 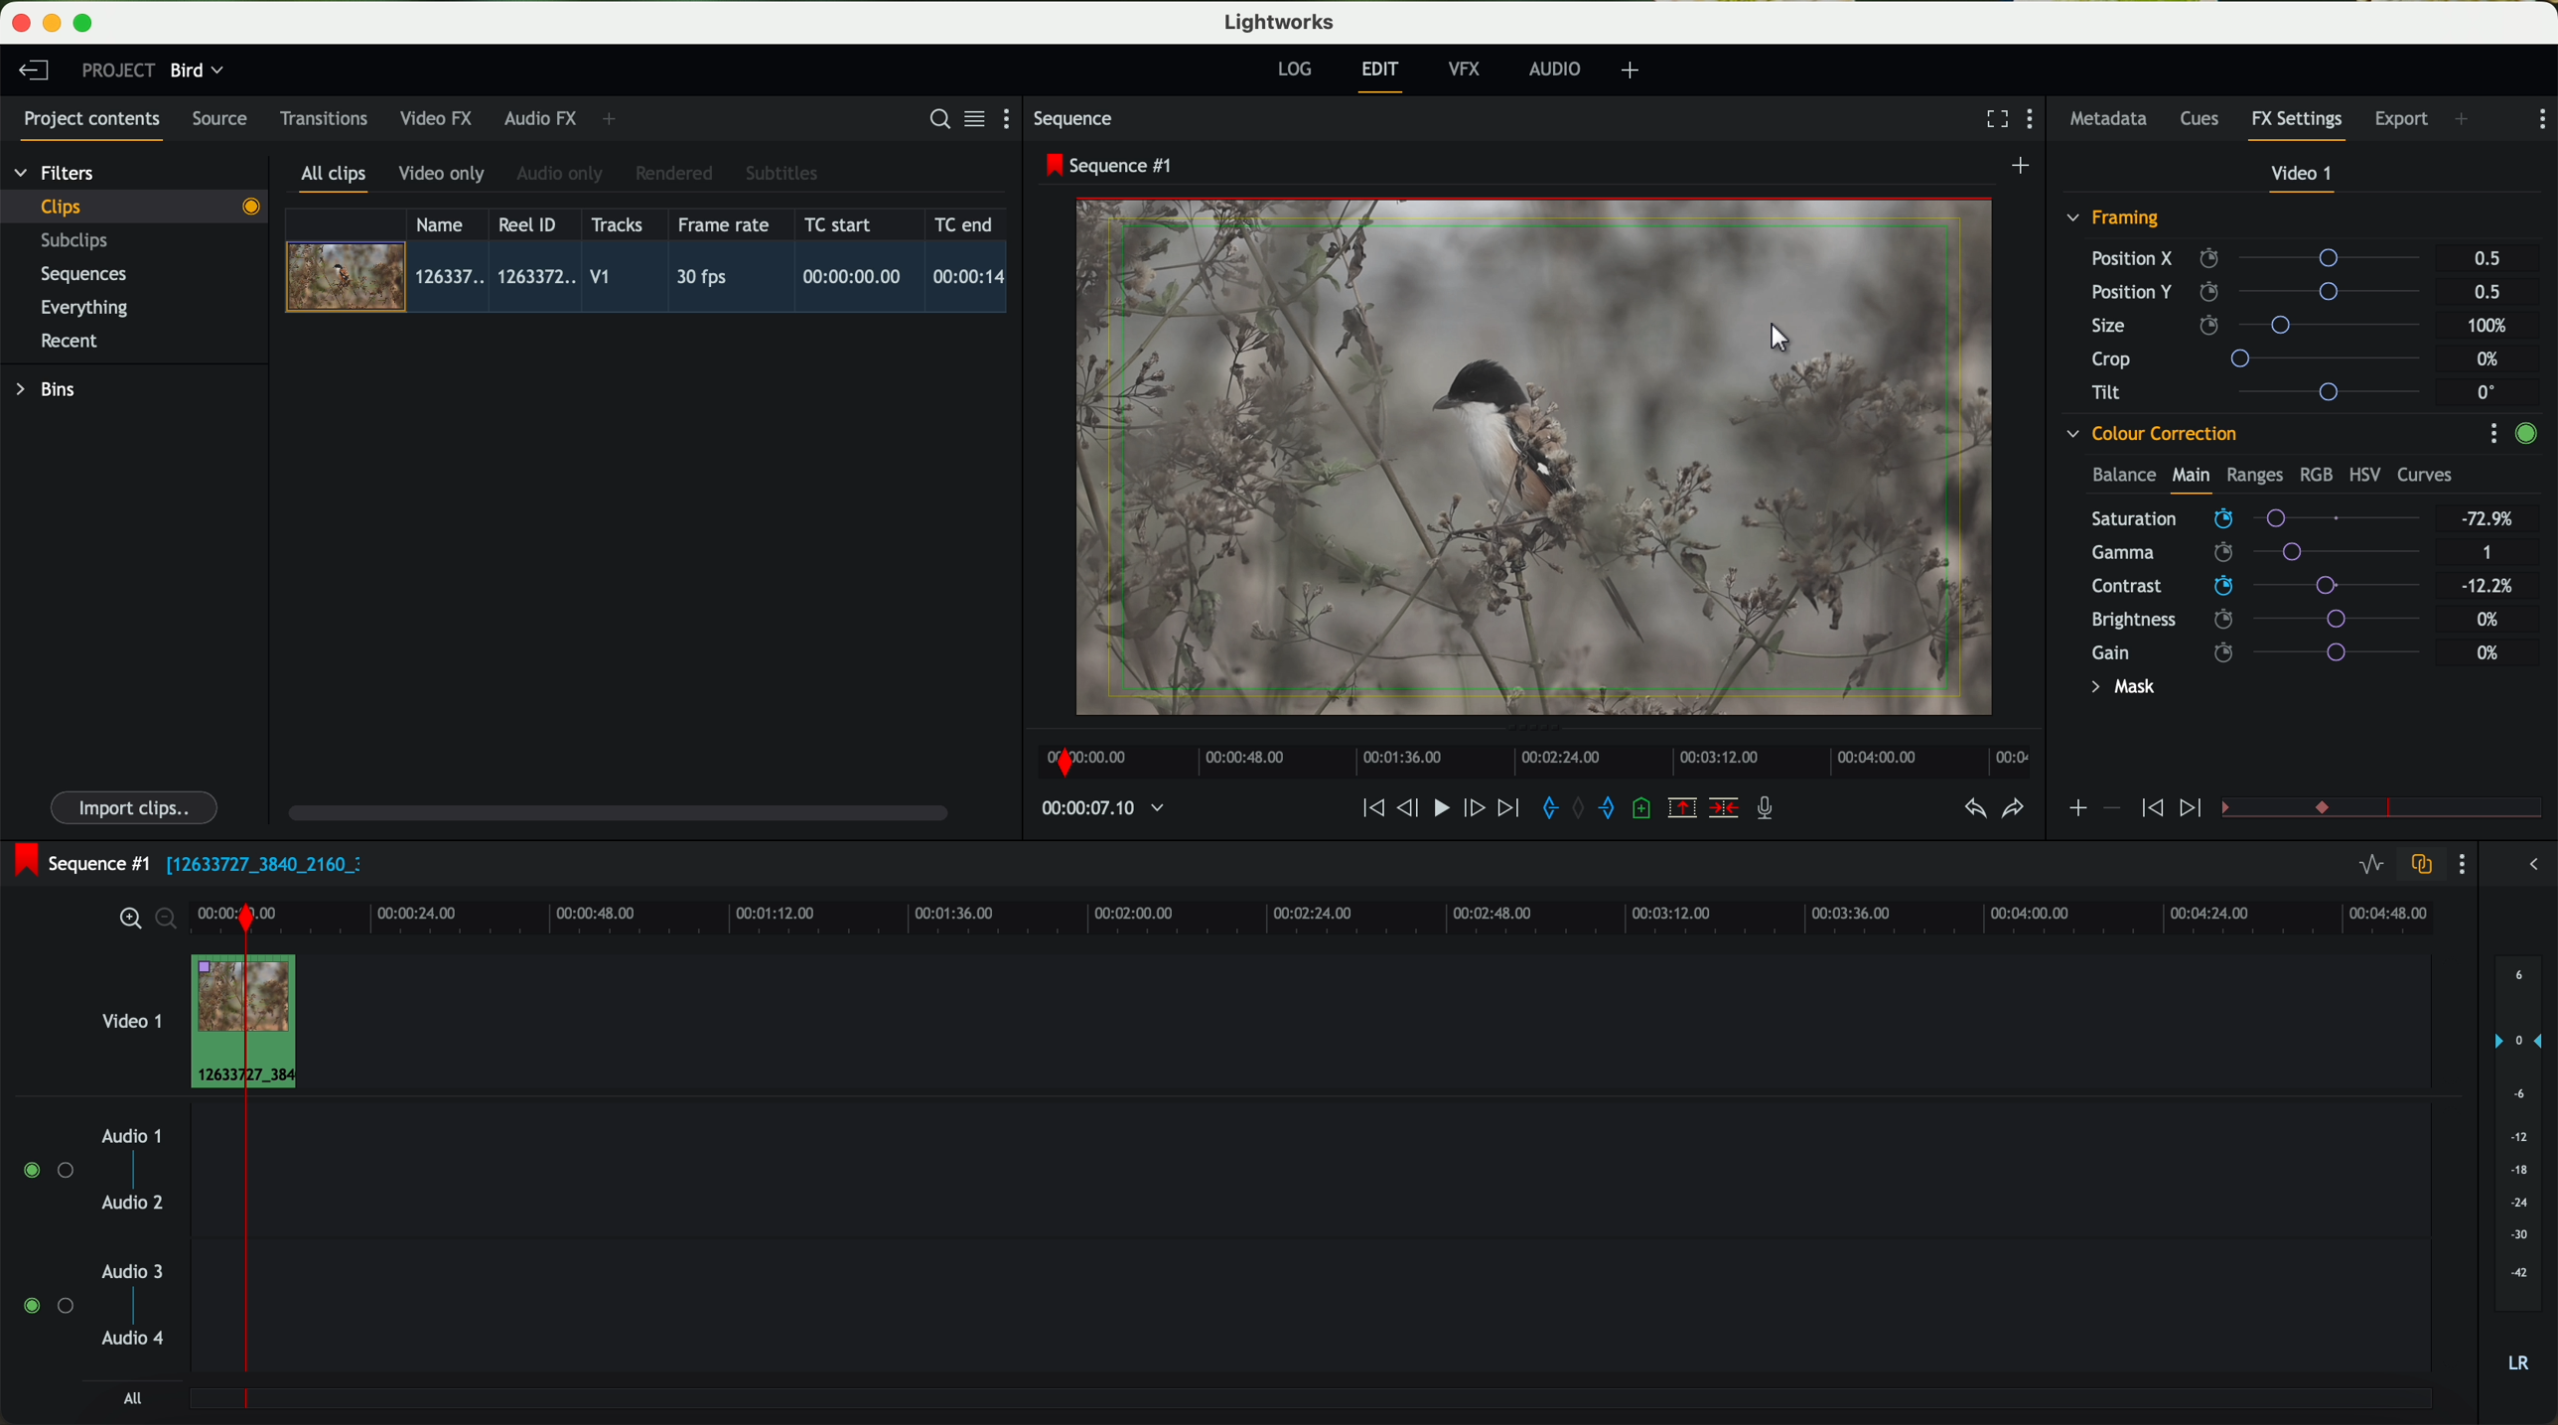 I want to click on main, so click(x=2191, y=479).